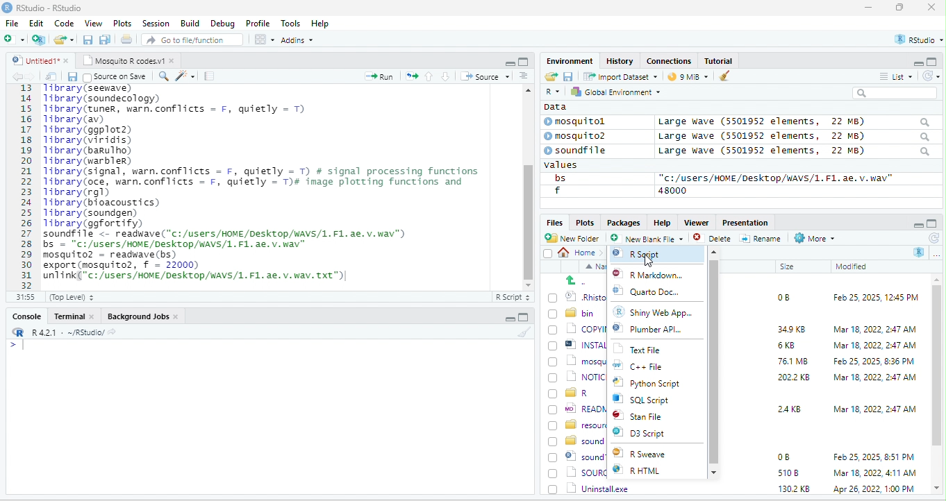 The width and height of the screenshot is (946, 501). What do you see at coordinates (577, 441) in the screenshot?
I see `8 sound analysis` at bounding box center [577, 441].